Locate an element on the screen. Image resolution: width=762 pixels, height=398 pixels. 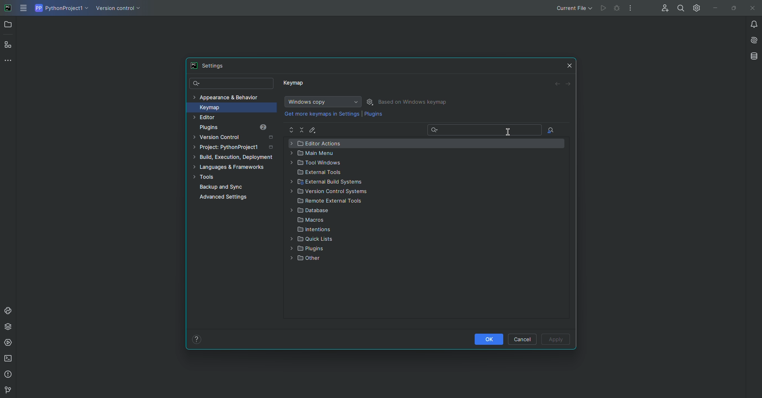
AI is located at coordinates (751, 39).